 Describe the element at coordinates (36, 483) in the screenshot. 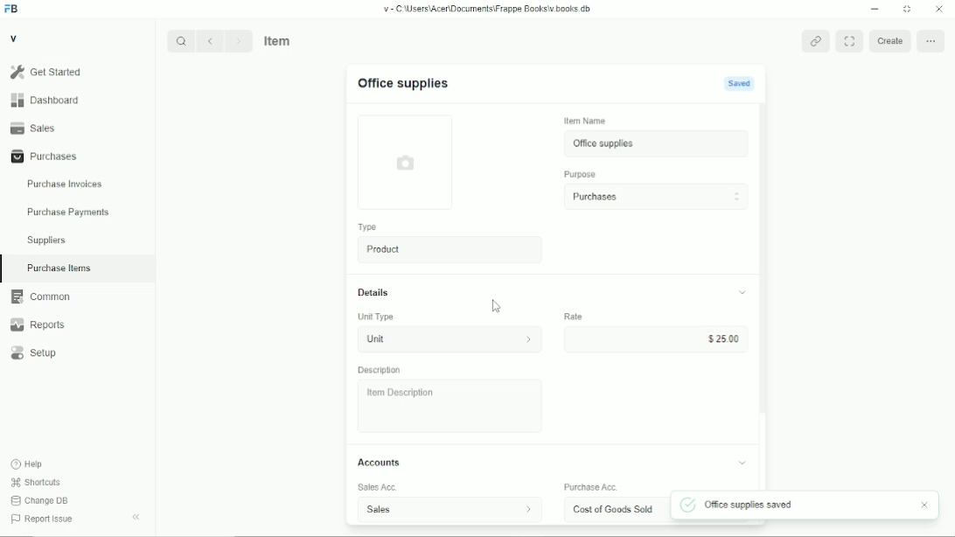

I see `shortcuts` at that location.